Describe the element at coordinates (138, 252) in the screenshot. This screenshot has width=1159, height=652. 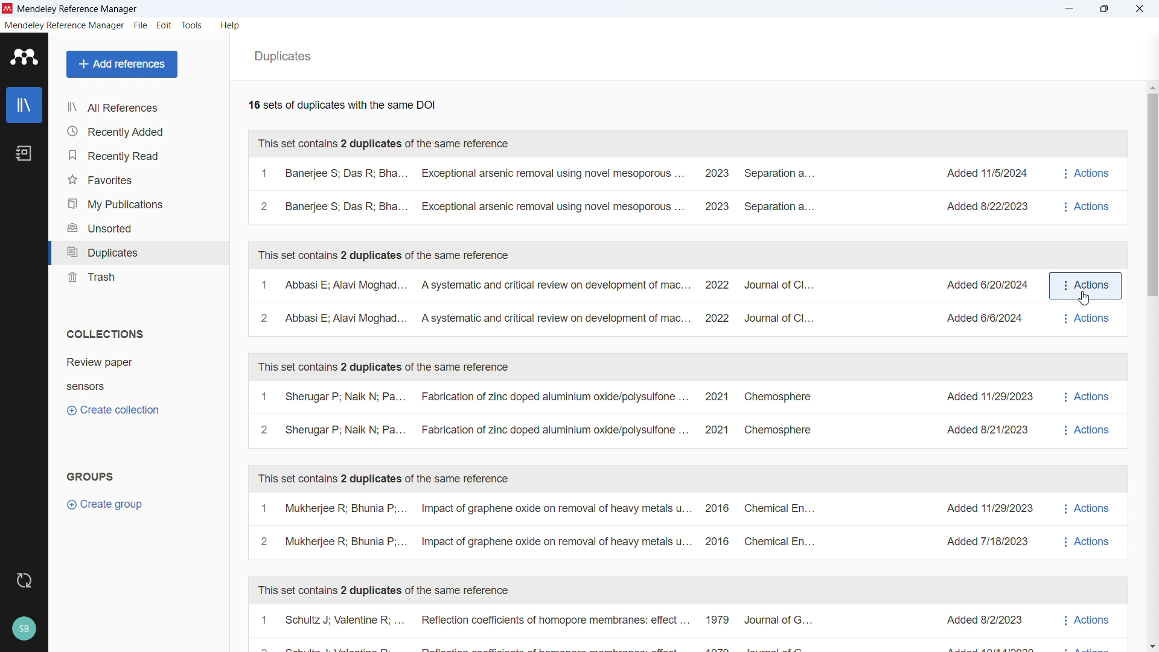
I see `Duplicates ` at that location.